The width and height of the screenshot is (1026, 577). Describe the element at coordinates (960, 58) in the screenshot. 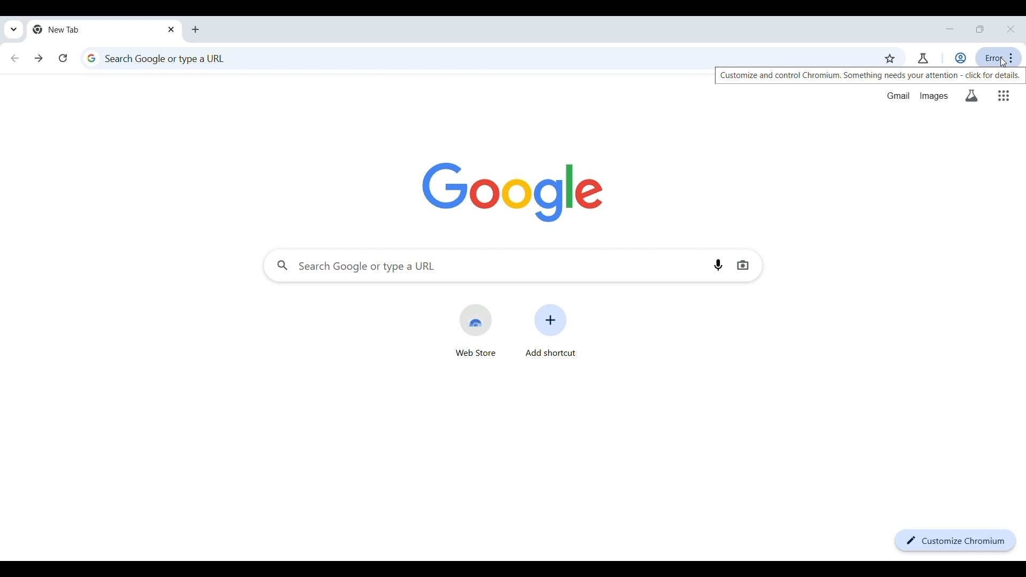

I see `Account` at that location.